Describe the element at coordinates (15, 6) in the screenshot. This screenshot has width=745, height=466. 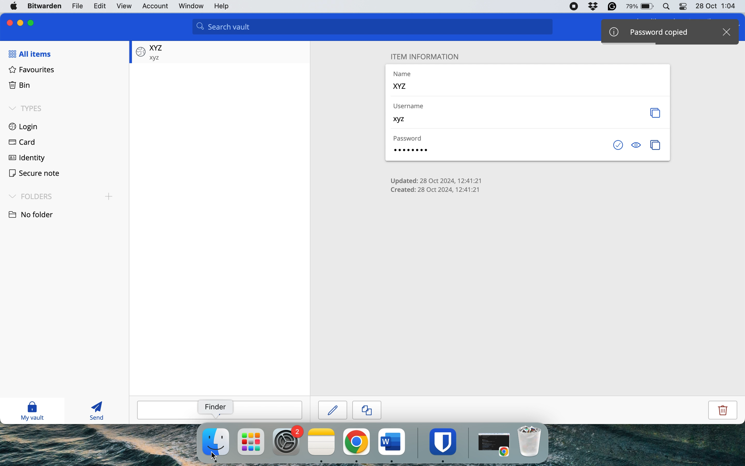
I see `system logo` at that location.